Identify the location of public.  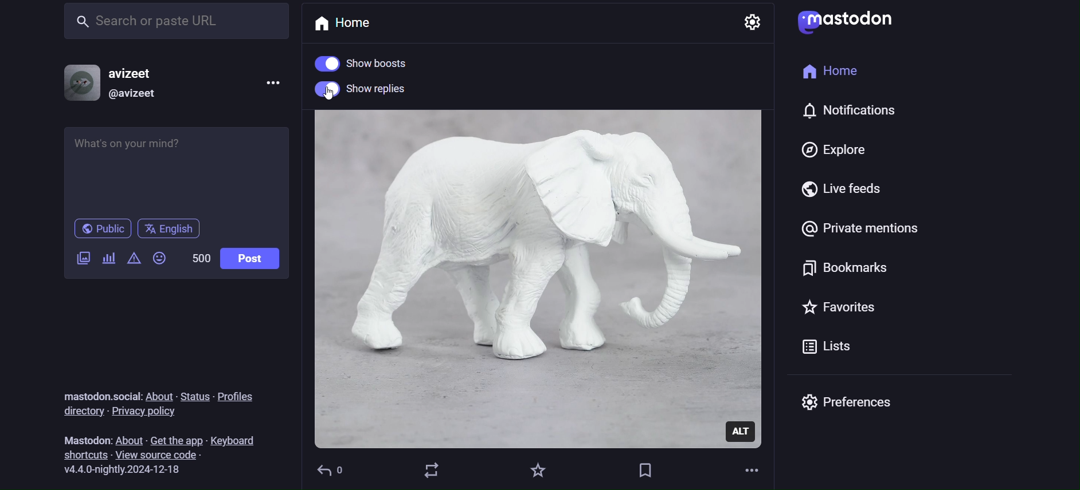
(101, 230).